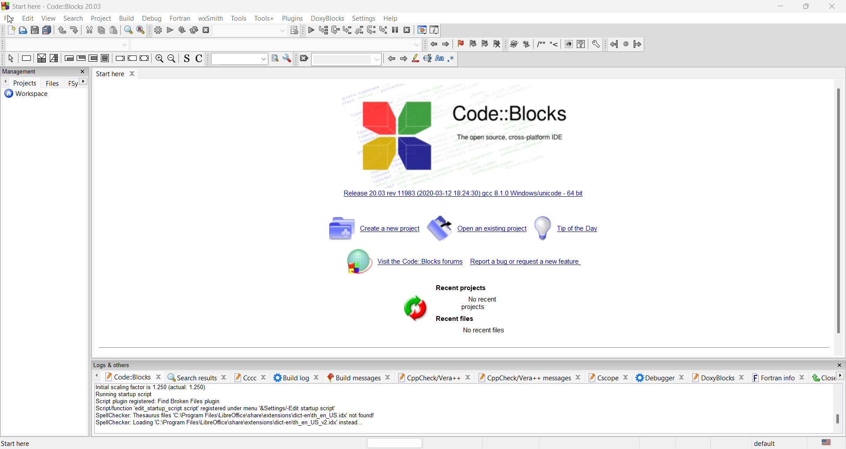 The image size is (846, 449). I want to click on Doxyblocks, so click(327, 18).